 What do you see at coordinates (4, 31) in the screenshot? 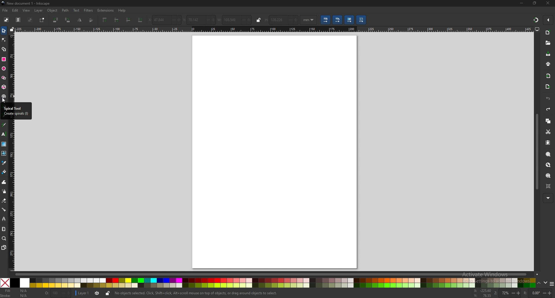
I see `selector` at bounding box center [4, 31].